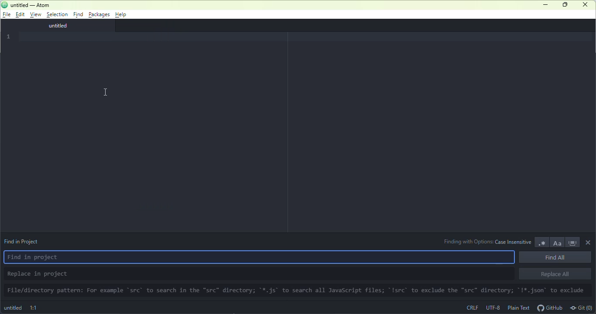 This screenshot has height=314, width=596. What do you see at coordinates (546, 5) in the screenshot?
I see `minimize` at bounding box center [546, 5].